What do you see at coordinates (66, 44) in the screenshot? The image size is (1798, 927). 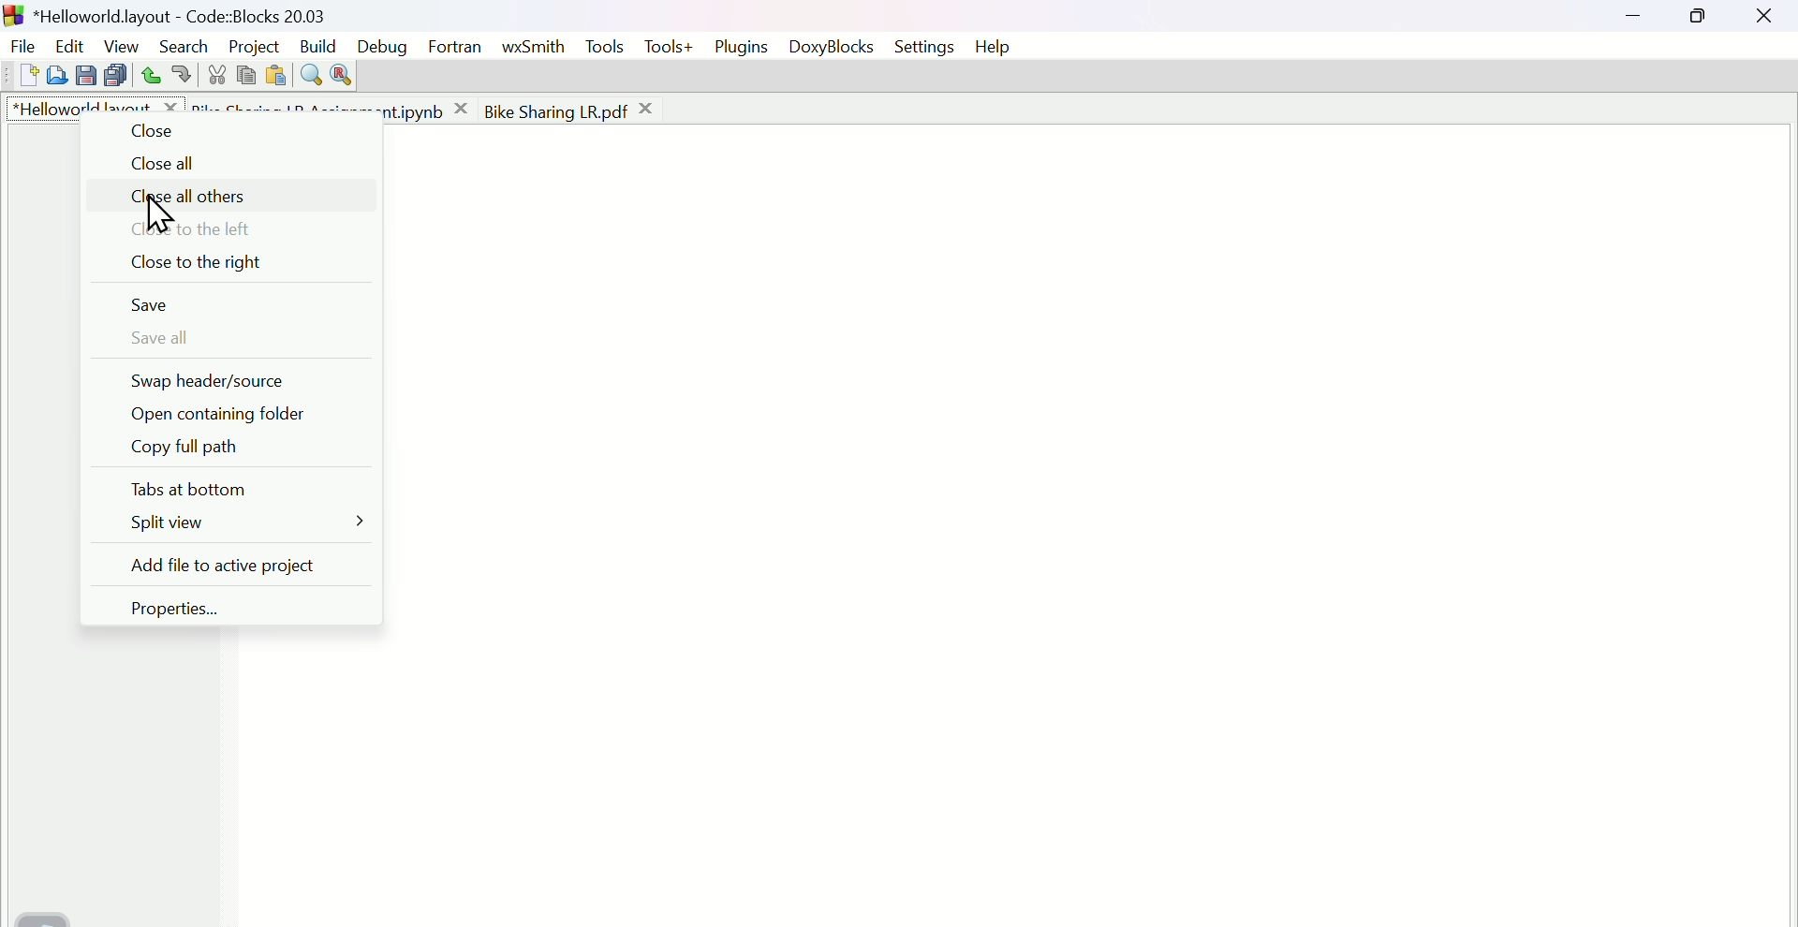 I see `Edit` at bounding box center [66, 44].